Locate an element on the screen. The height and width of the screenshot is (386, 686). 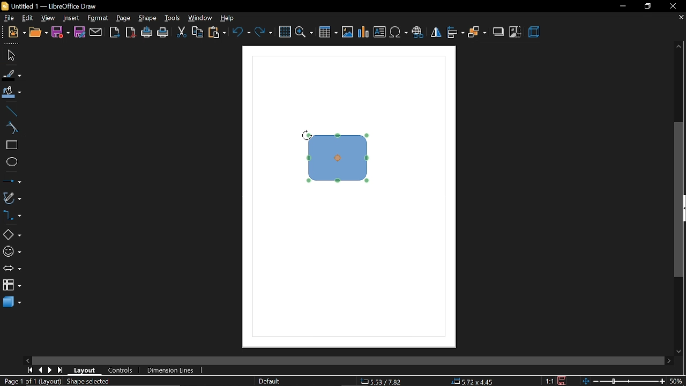
flip is located at coordinates (436, 32).